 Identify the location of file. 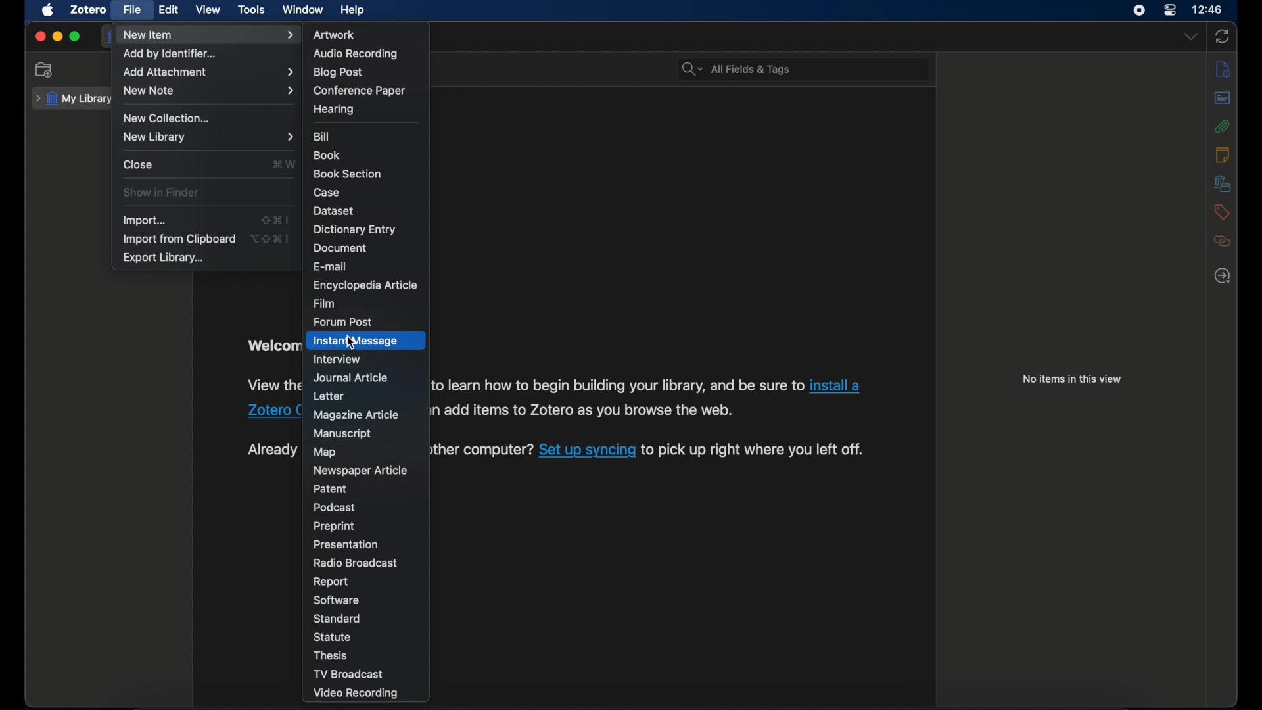
(133, 10).